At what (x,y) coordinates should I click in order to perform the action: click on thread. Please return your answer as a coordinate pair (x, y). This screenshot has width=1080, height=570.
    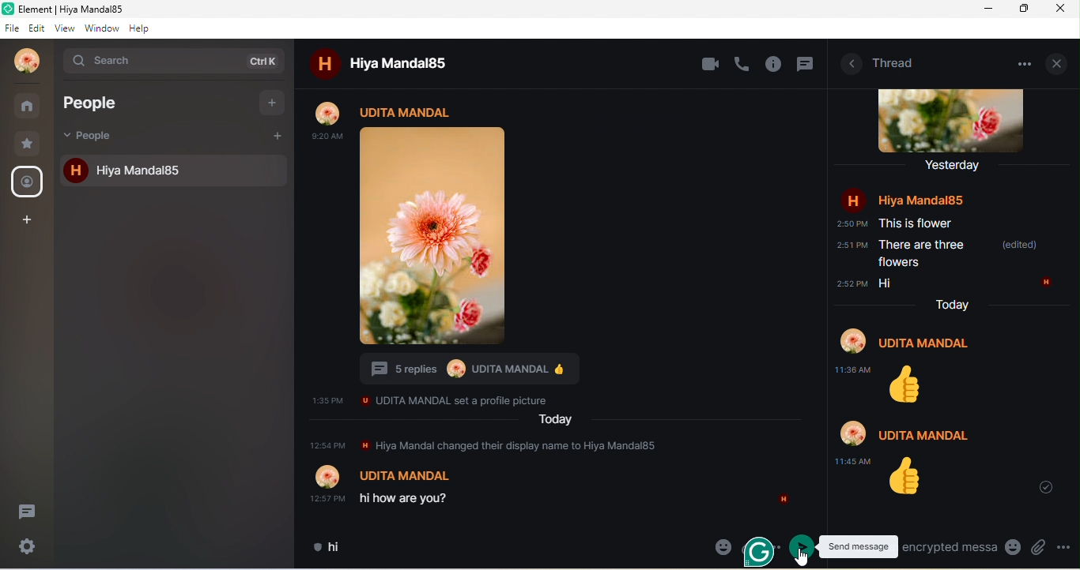
    Looking at the image, I should click on (896, 62).